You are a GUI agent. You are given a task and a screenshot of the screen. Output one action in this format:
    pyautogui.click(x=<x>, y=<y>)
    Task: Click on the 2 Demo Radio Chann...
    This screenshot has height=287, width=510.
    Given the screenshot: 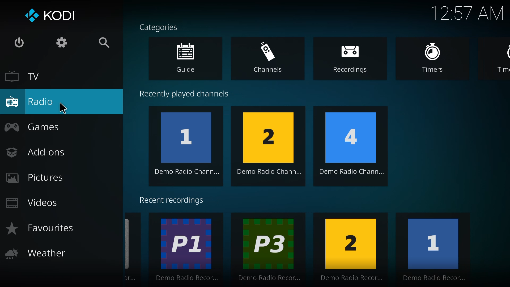 What is the action you would take?
    pyautogui.click(x=269, y=146)
    